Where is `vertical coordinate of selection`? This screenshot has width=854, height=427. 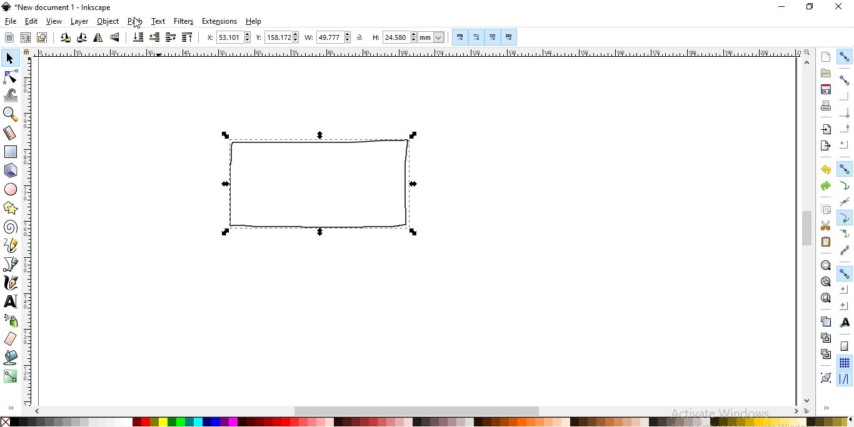 vertical coordinate of selection is located at coordinates (277, 36).